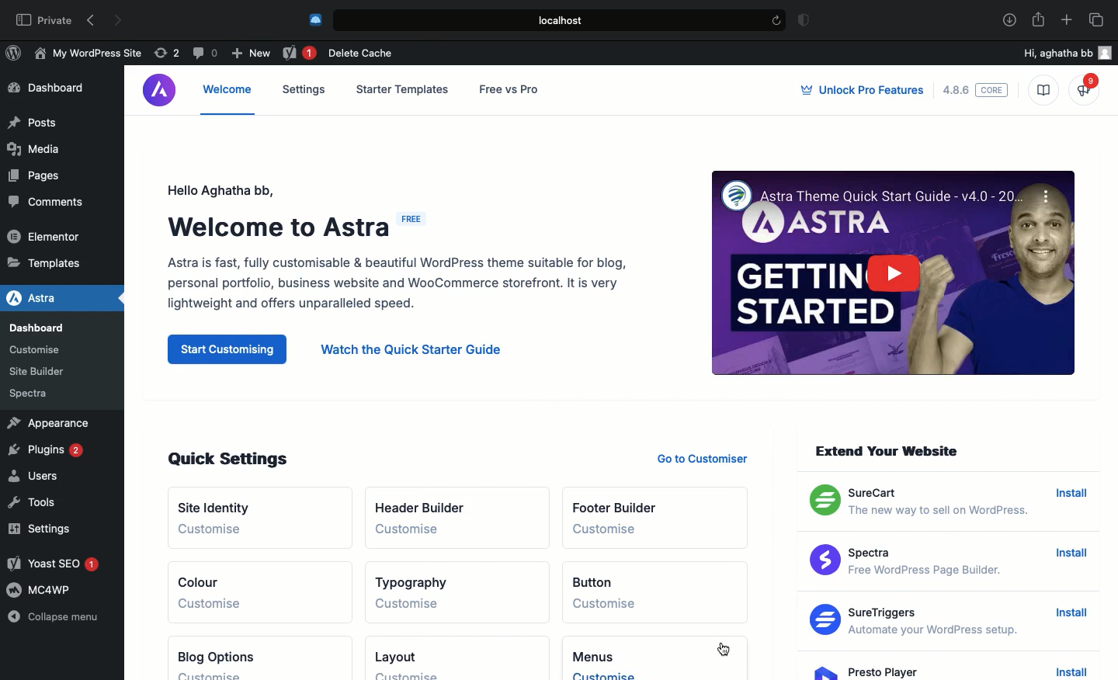 The height and width of the screenshot is (680, 1118). What do you see at coordinates (47, 202) in the screenshot?
I see `Comments` at bounding box center [47, 202].